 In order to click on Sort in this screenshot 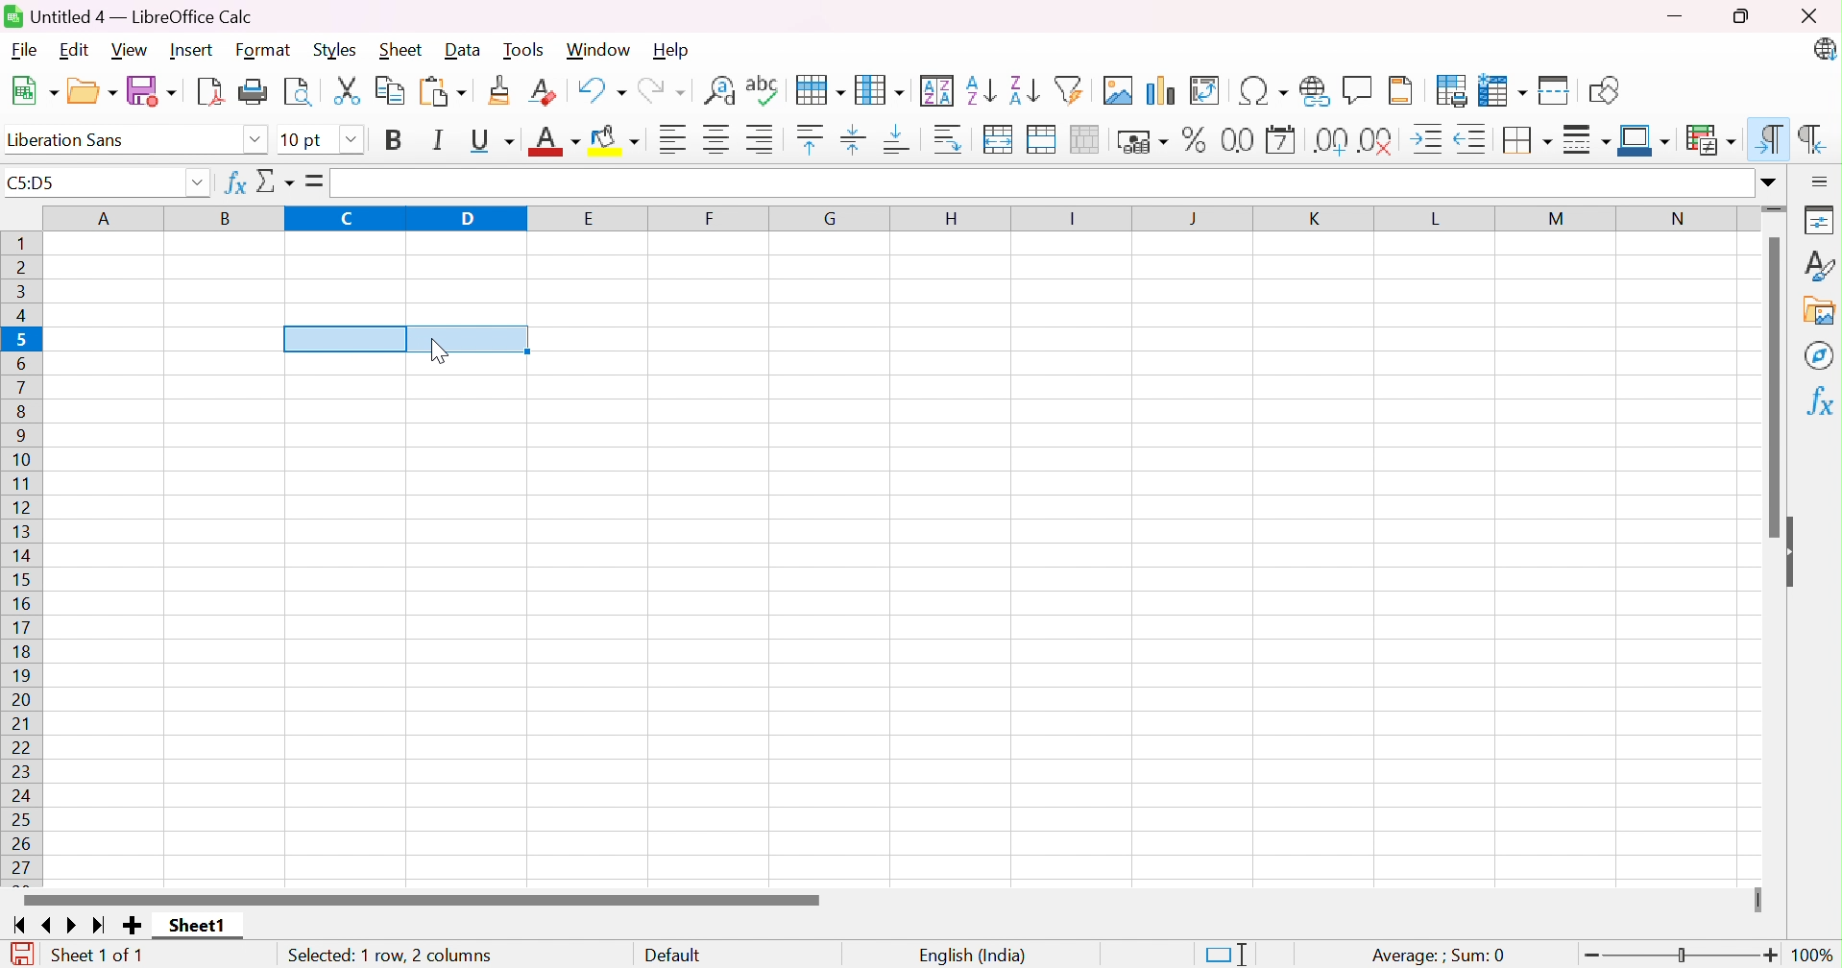, I will do `click(939, 88)`.